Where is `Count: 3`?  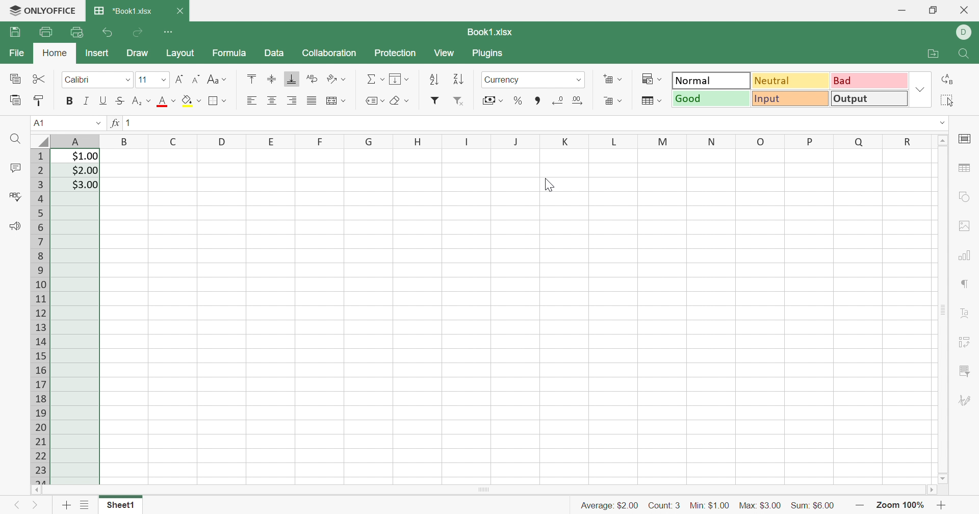 Count: 3 is located at coordinates (664, 505).